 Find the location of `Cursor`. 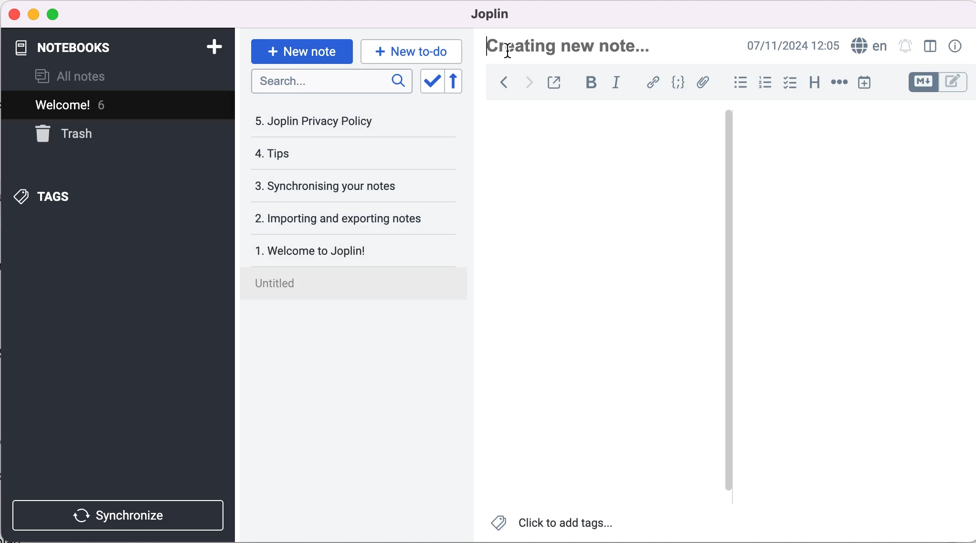

Cursor is located at coordinates (509, 52).